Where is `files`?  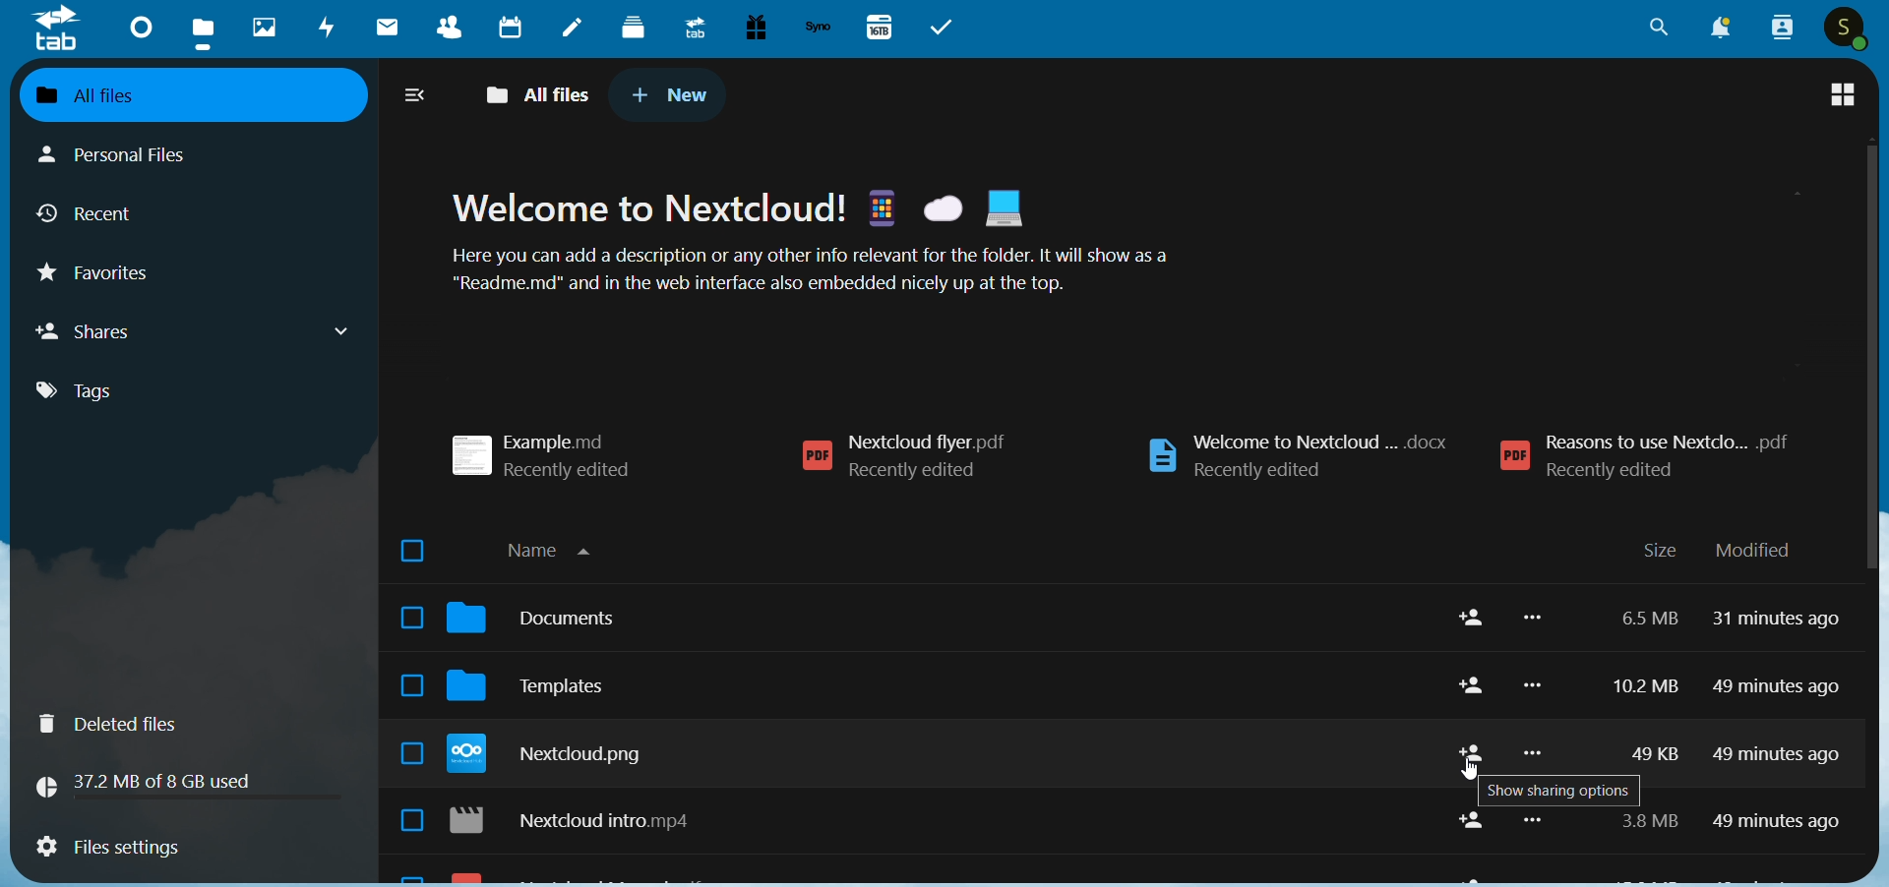 files is located at coordinates (206, 31).